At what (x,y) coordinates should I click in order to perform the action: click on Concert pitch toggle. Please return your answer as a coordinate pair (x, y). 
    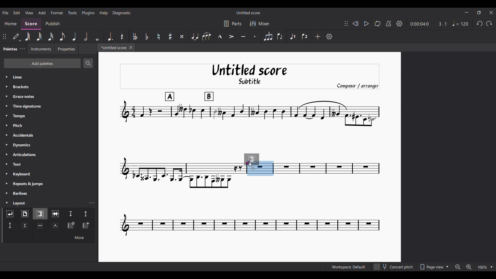
    Looking at the image, I should click on (393, 267).